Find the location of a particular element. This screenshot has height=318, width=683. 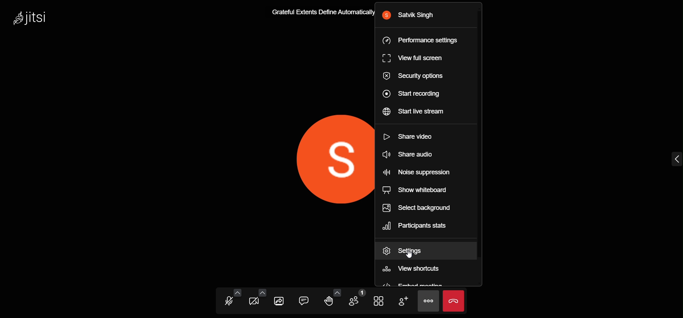

start live stream is located at coordinates (414, 113).